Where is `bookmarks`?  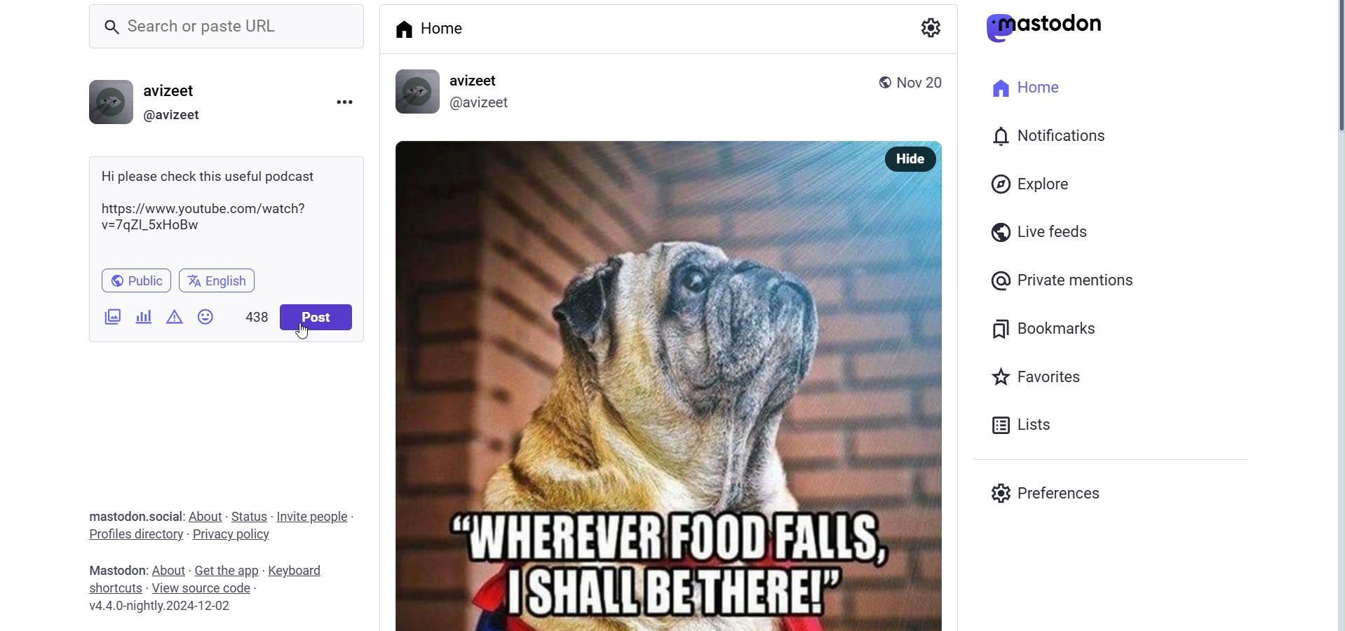 bookmarks is located at coordinates (1048, 330).